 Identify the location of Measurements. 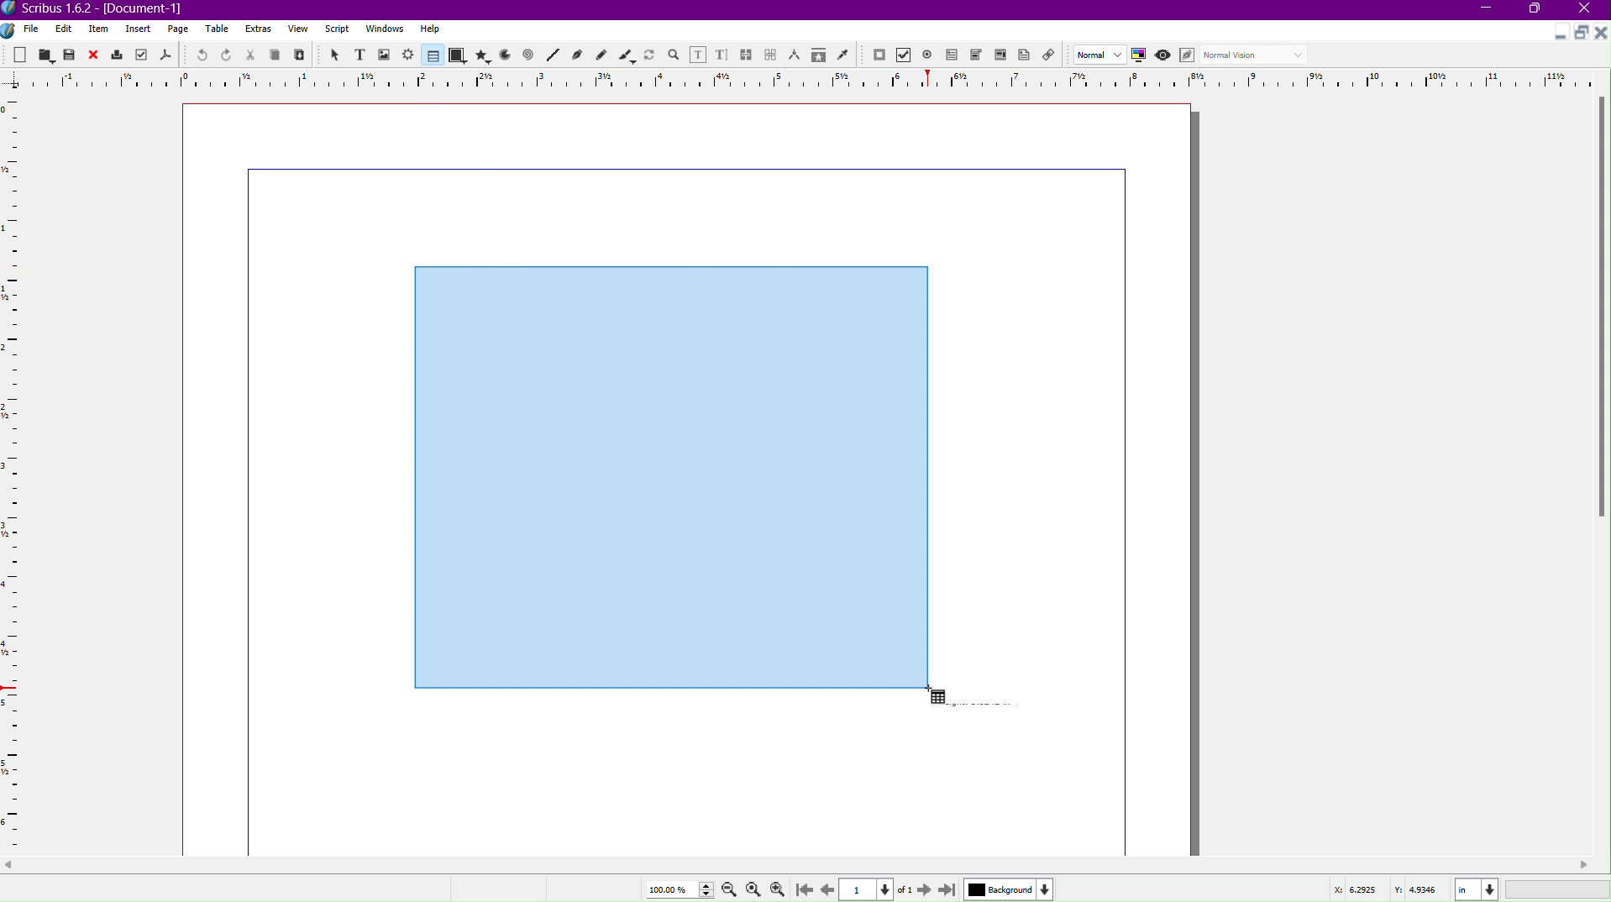
(796, 55).